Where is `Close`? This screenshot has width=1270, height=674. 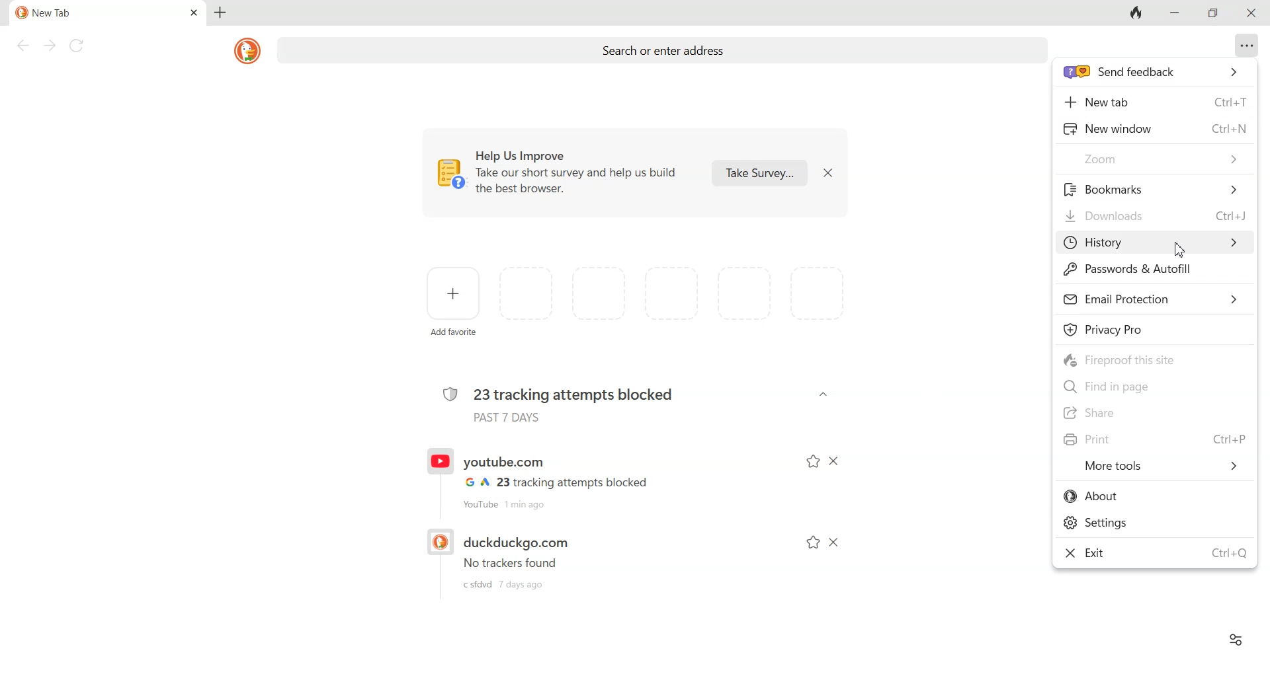
Close is located at coordinates (1249, 13).